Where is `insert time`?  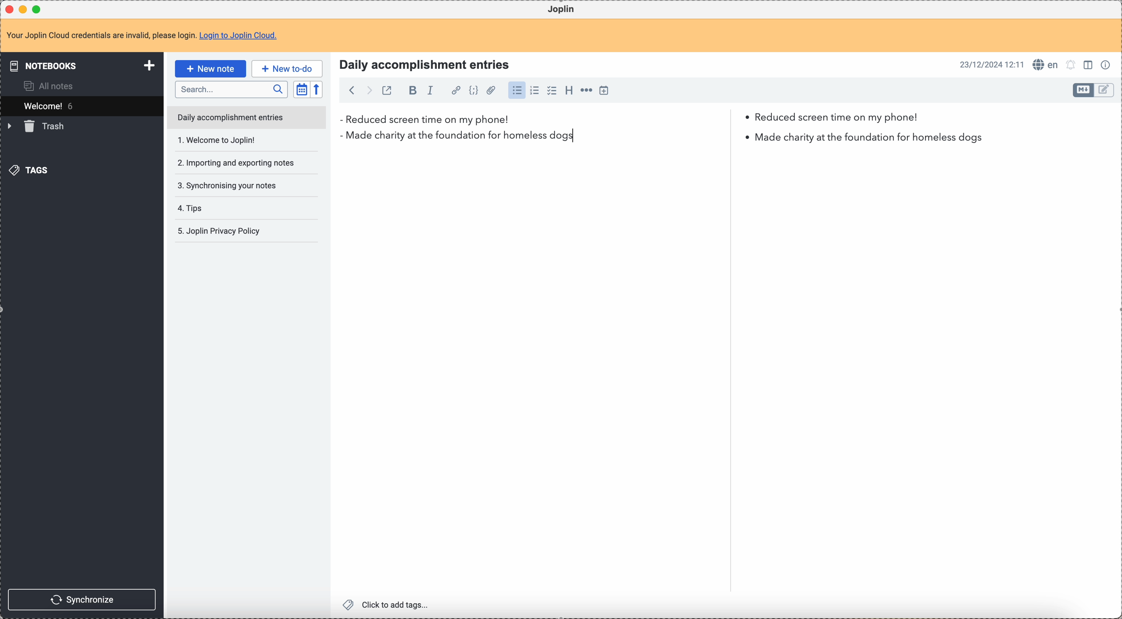 insert time is located at coordinates (604, 91).